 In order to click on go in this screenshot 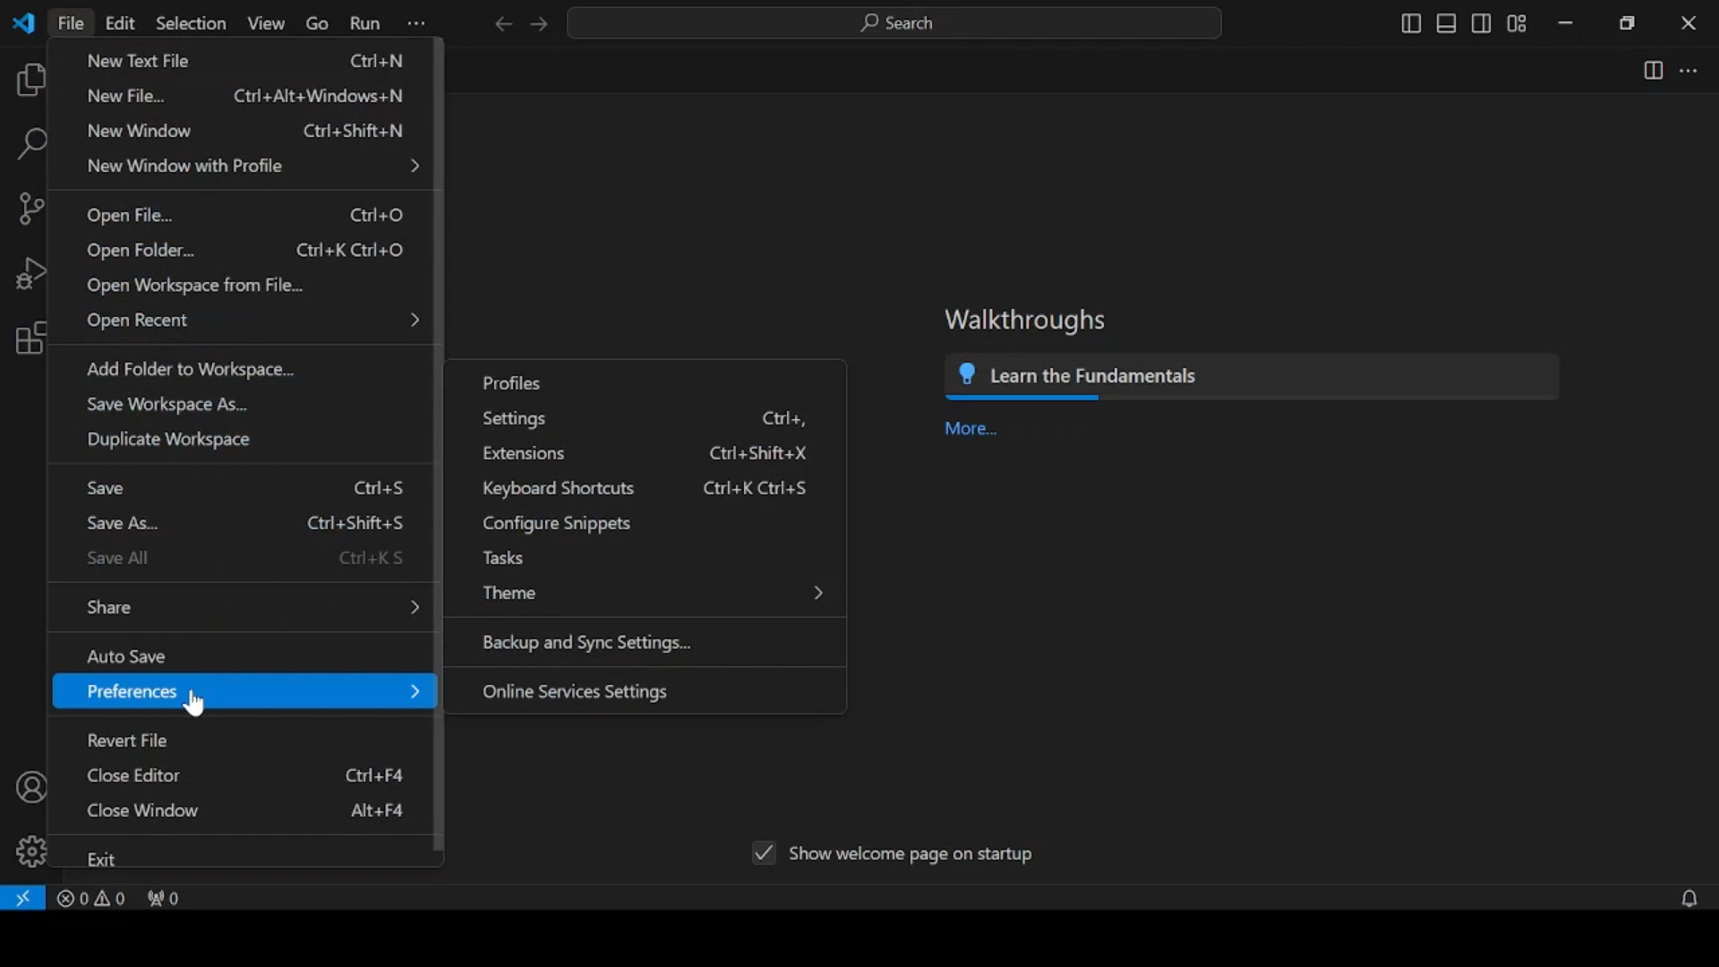, I will do `click(314, 23)`.